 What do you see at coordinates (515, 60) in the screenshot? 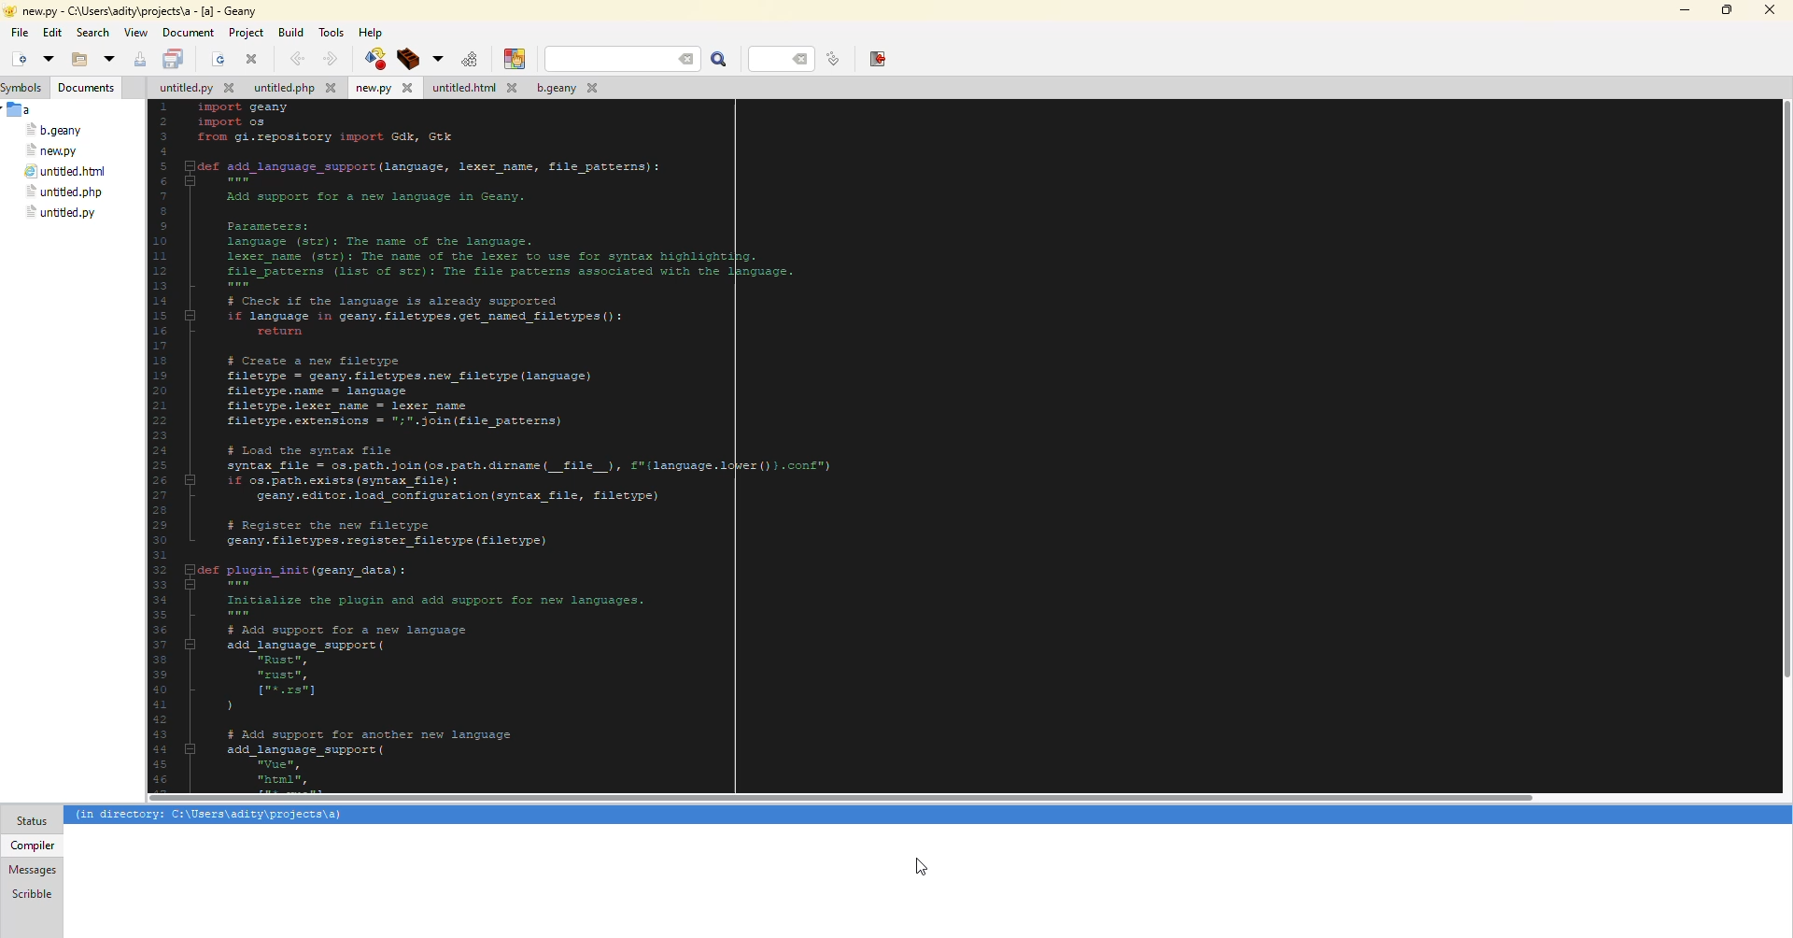
I see `color` at bounding box center [515, 60].